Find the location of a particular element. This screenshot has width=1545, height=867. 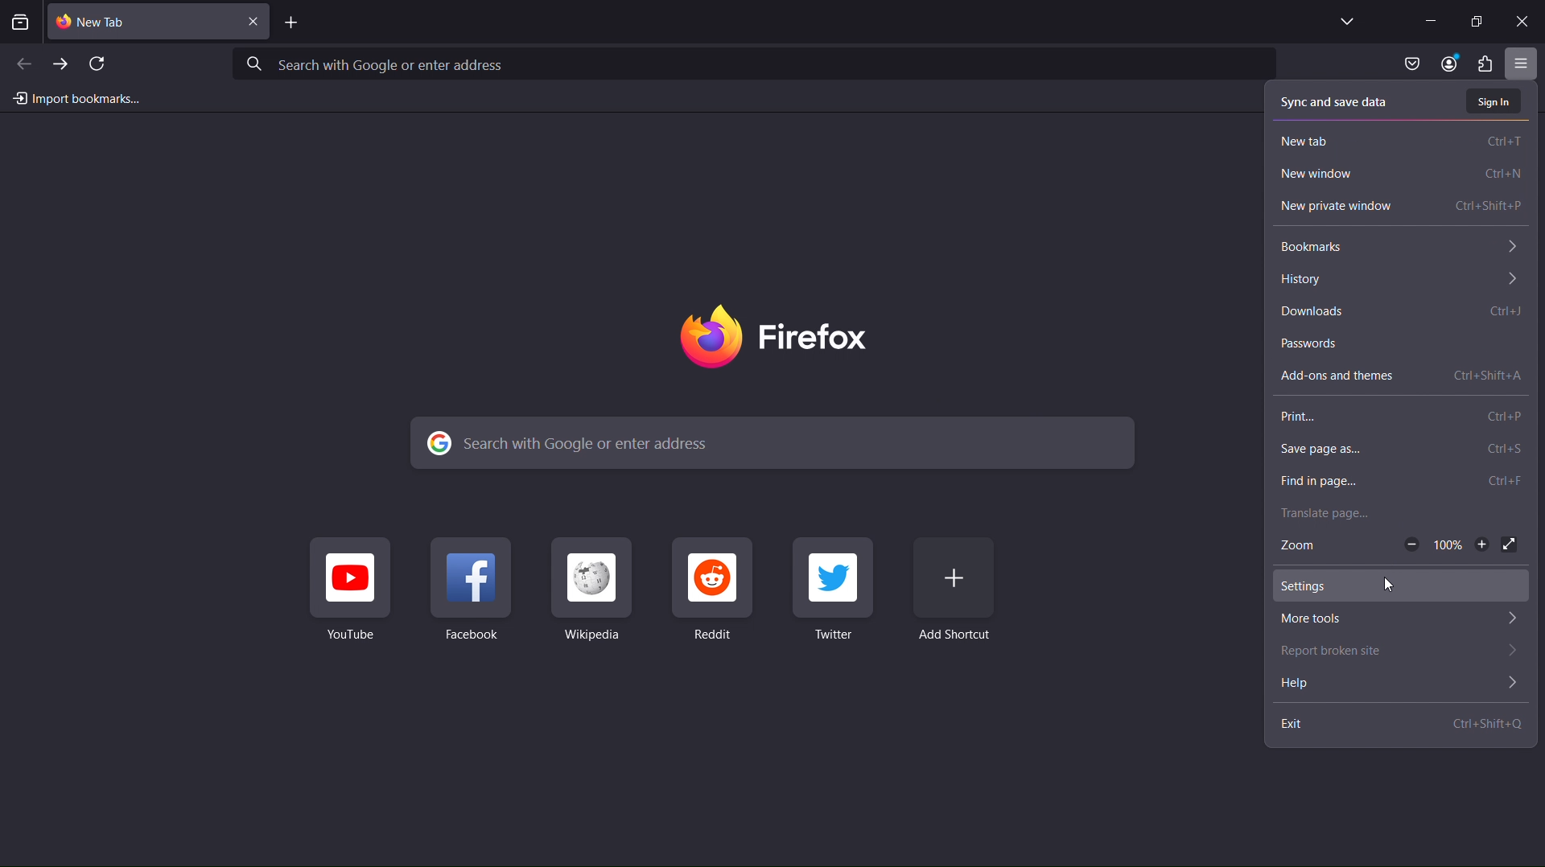

Search with Google or  enter address is located at coordinates (777, 441).